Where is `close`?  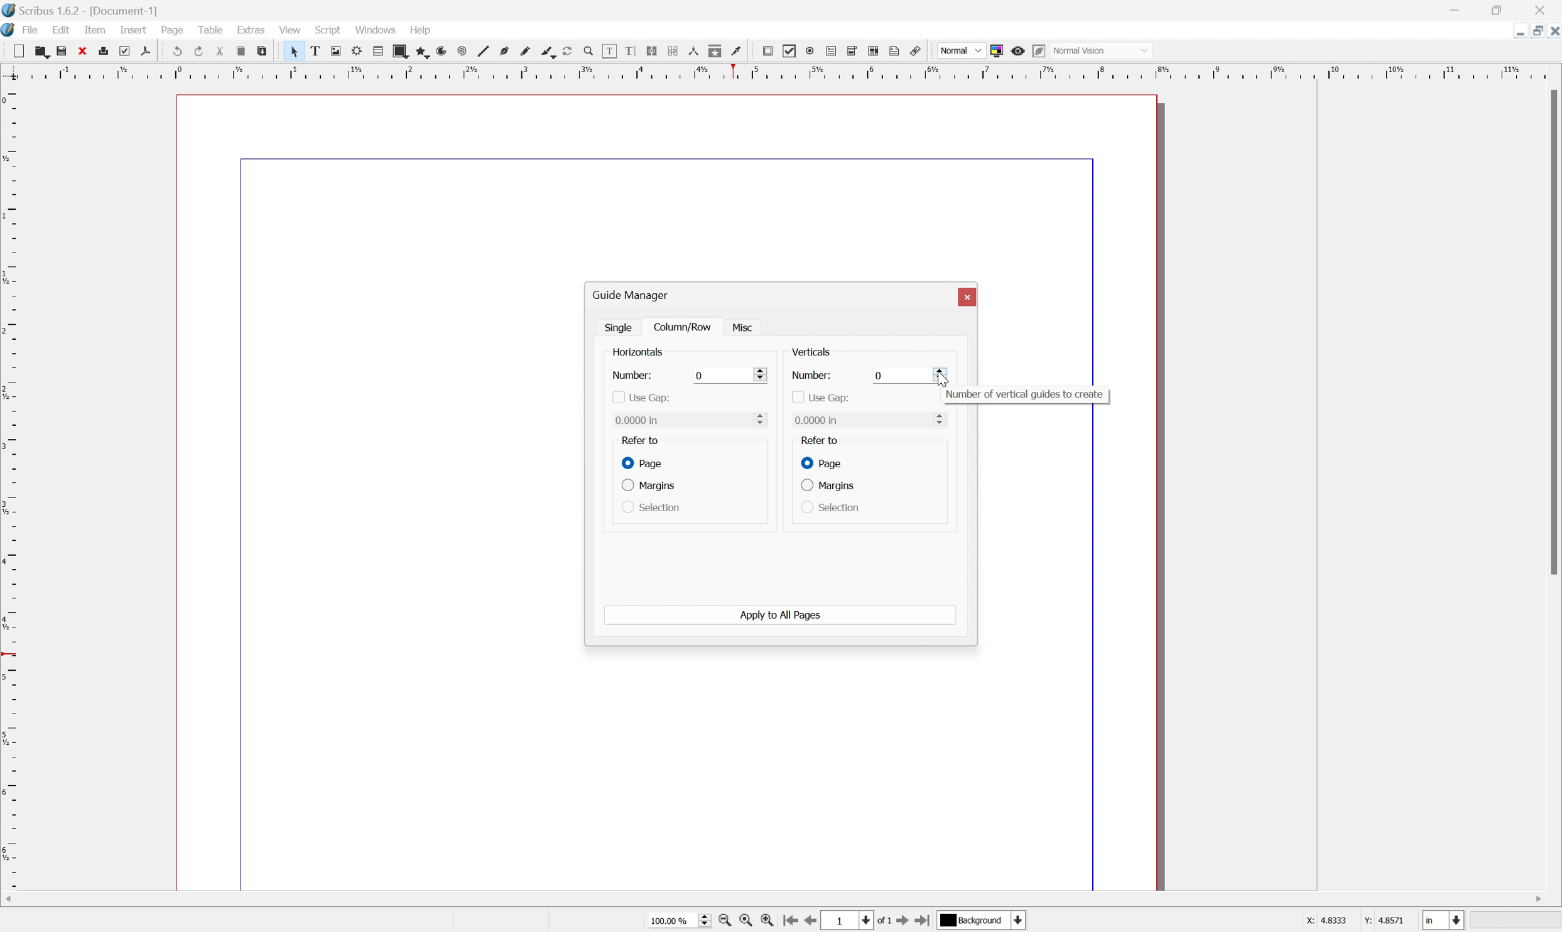 close is located at coordinates (1552, 31).